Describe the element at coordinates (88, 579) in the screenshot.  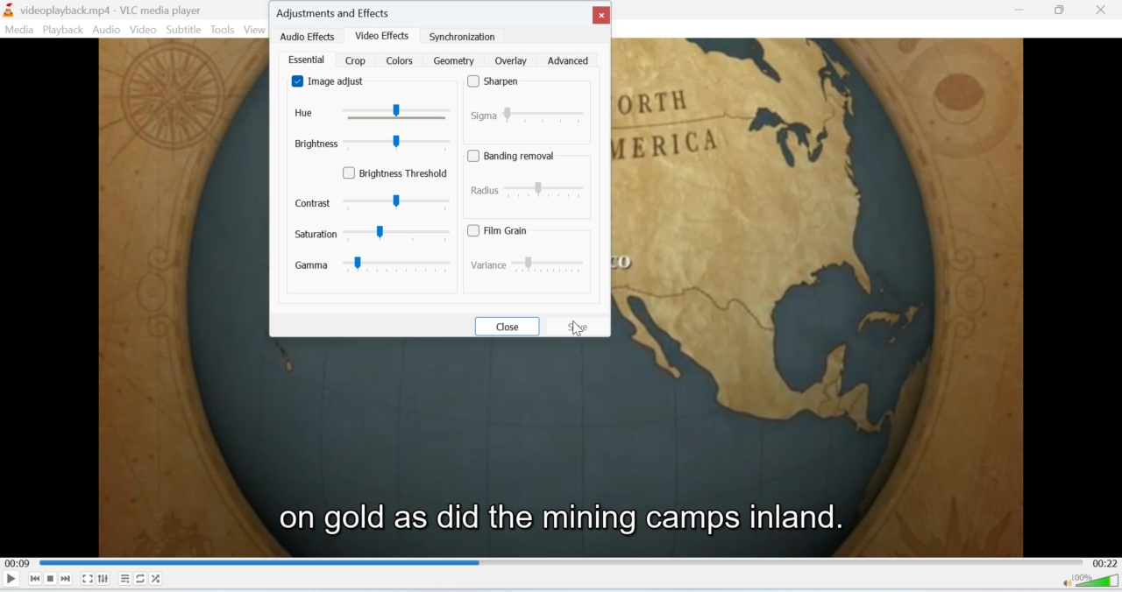
I see `Fullscreen` at that location.